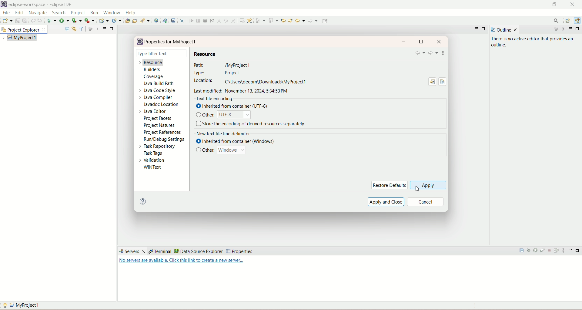 This screenshot has height=310, width=582. I want to click on minimize, so click(405, 42).